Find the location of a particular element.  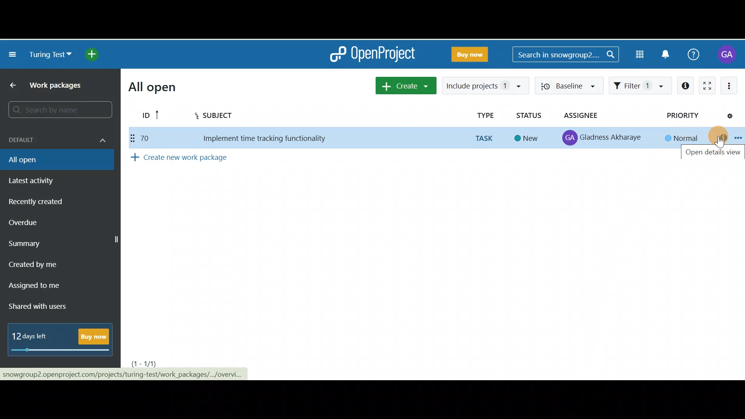

Back is located at coordinates (10, 86).